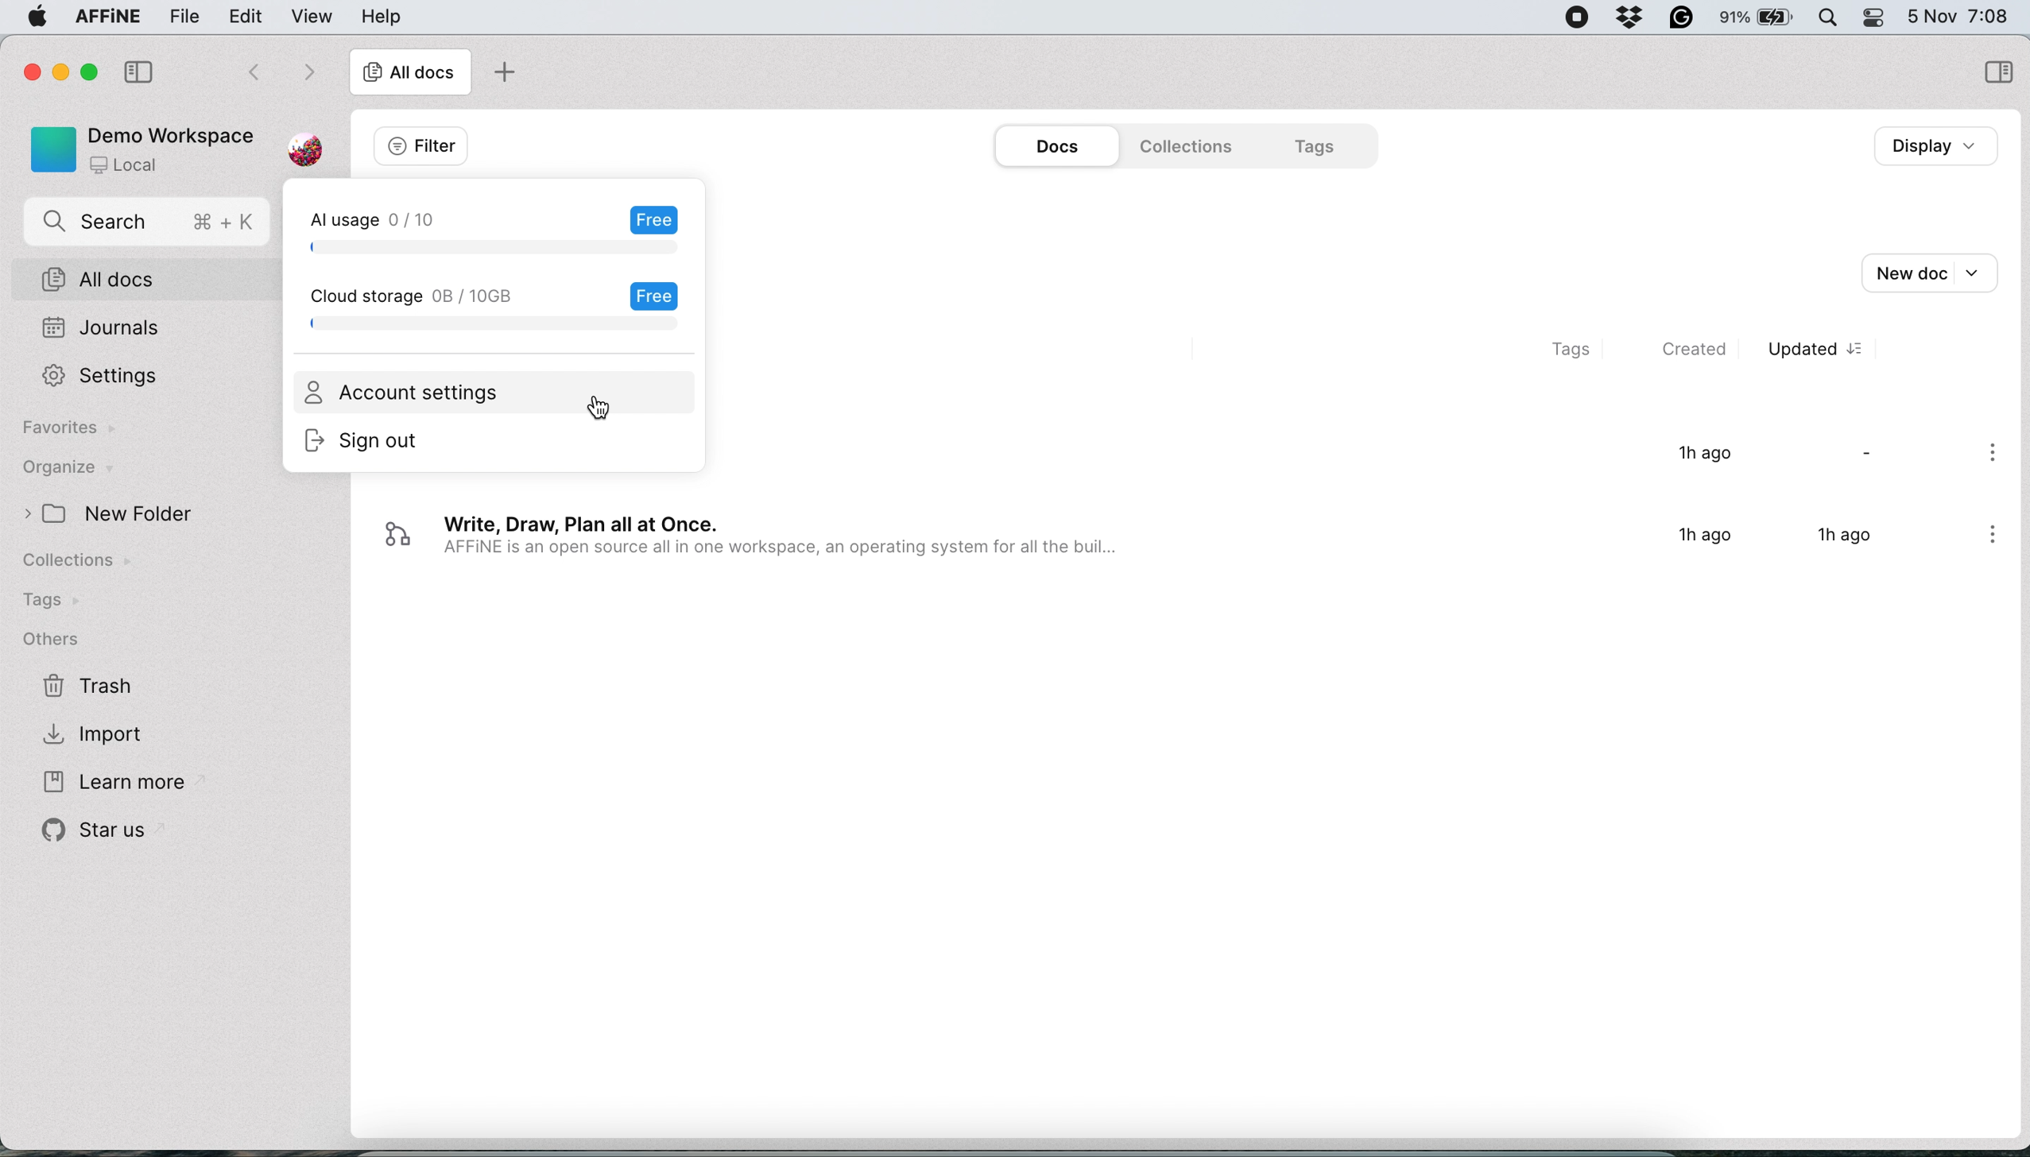  Describe the element at coordinates (106, 736) in the screenshot. I see `import` at that location.